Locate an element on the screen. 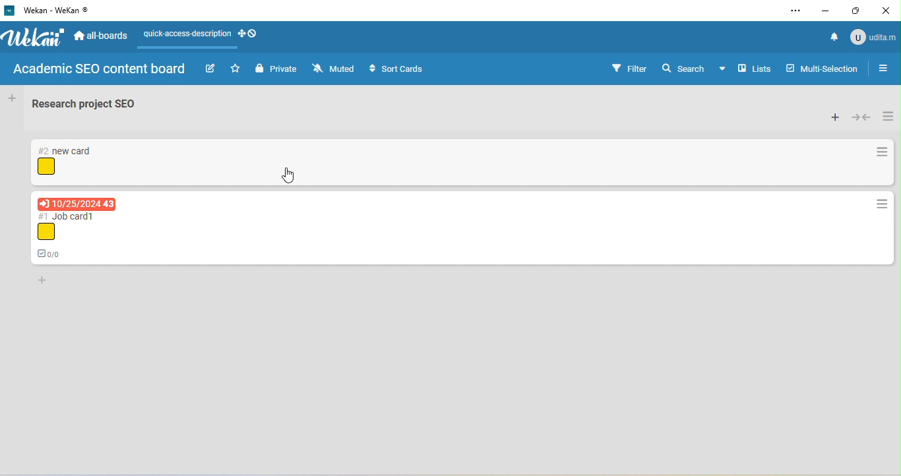 This screenshot has height=476, width=901. board view is located at coordinates (746, 69).